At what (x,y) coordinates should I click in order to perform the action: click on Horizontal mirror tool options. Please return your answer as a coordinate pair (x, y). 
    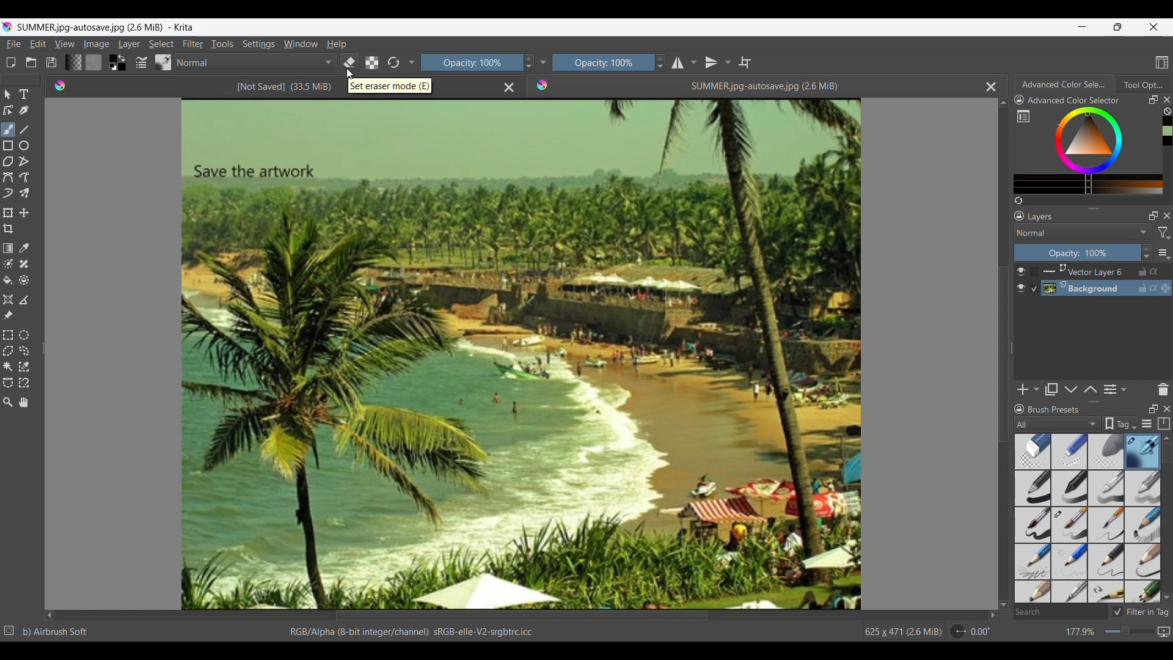
    Looking at the image, I should click on (684, 64).